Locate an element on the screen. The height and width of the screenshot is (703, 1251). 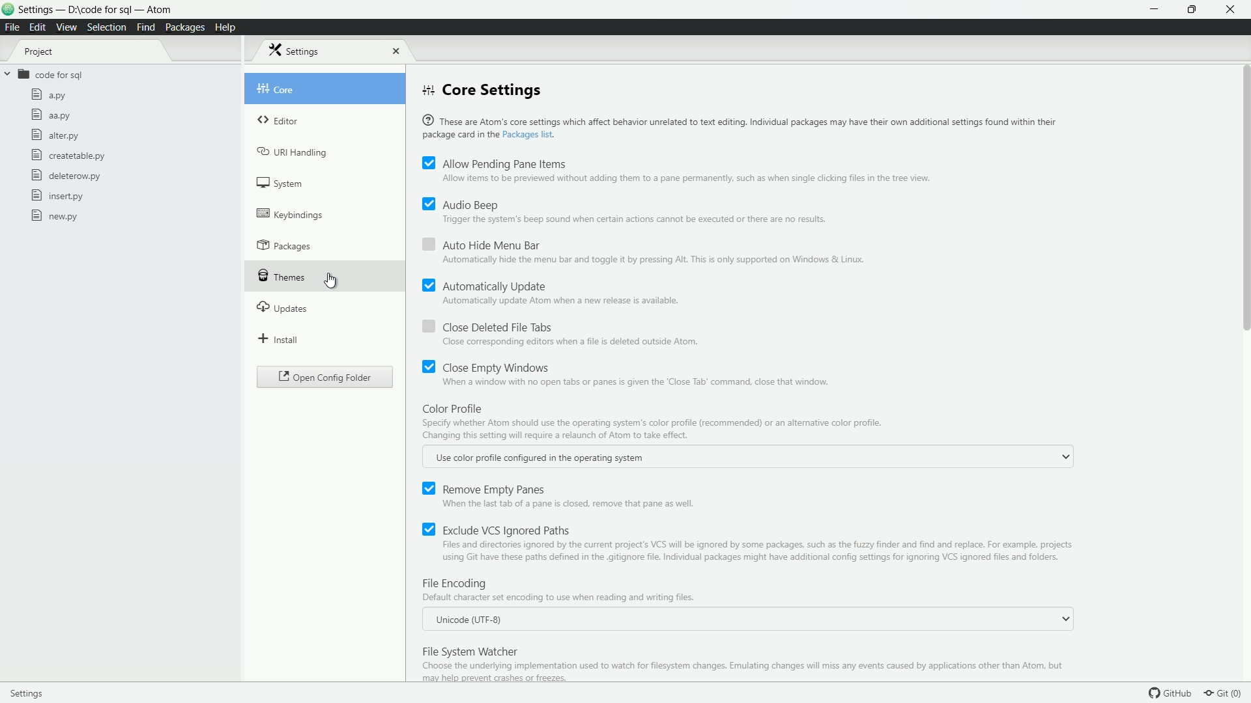
allow pending pane items is located at coordinates (495, 162).